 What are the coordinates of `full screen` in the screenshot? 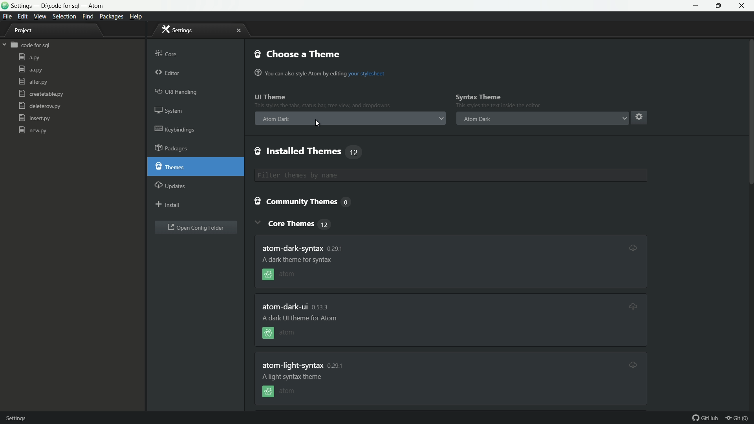 It's located at (721, 5).